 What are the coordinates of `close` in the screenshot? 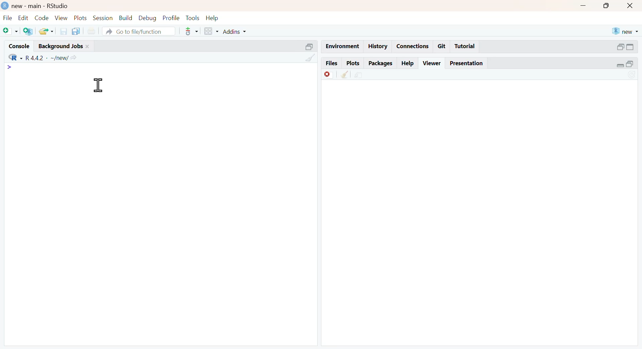 It's located at (631, 5).